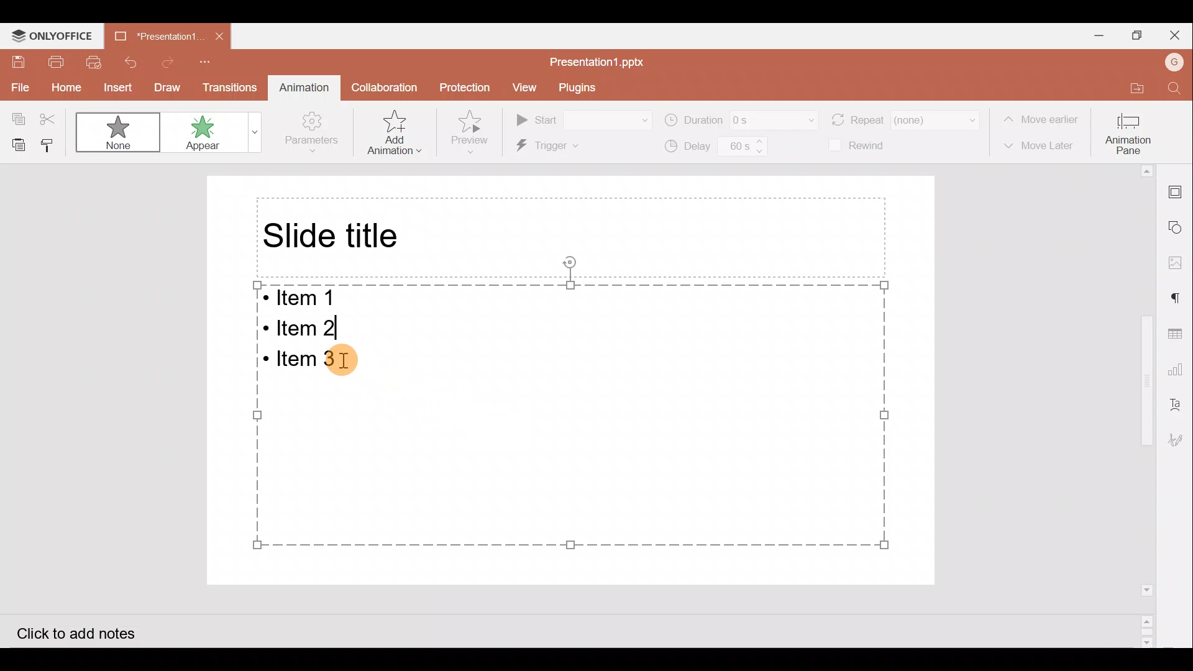 Image resolution: width=1193 pixels, height=671 pixels. What do you see at coordinates (1041, 116) in the screenshot?
I see `Move earlier` at bounding box center [1041, 116].